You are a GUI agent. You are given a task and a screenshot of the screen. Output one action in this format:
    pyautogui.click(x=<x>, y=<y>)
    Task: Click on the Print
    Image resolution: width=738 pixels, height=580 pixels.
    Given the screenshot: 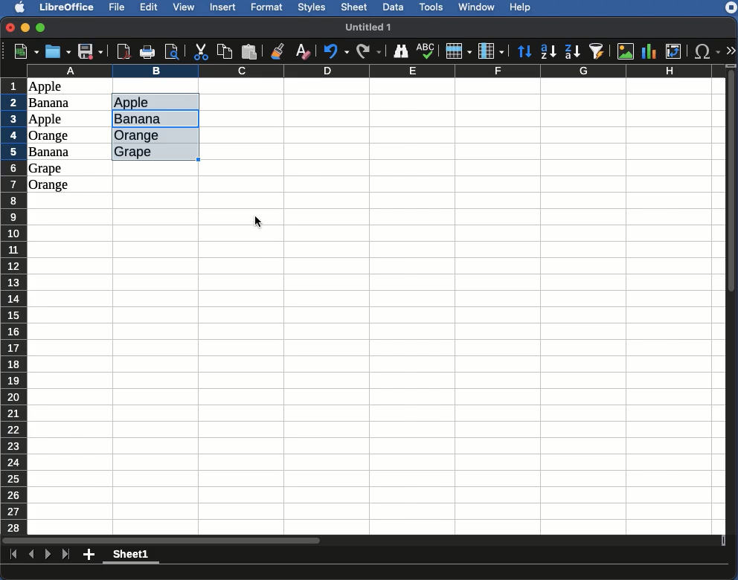 What is the action you would take?
    pyautogui.click(x=149, y=52)
    